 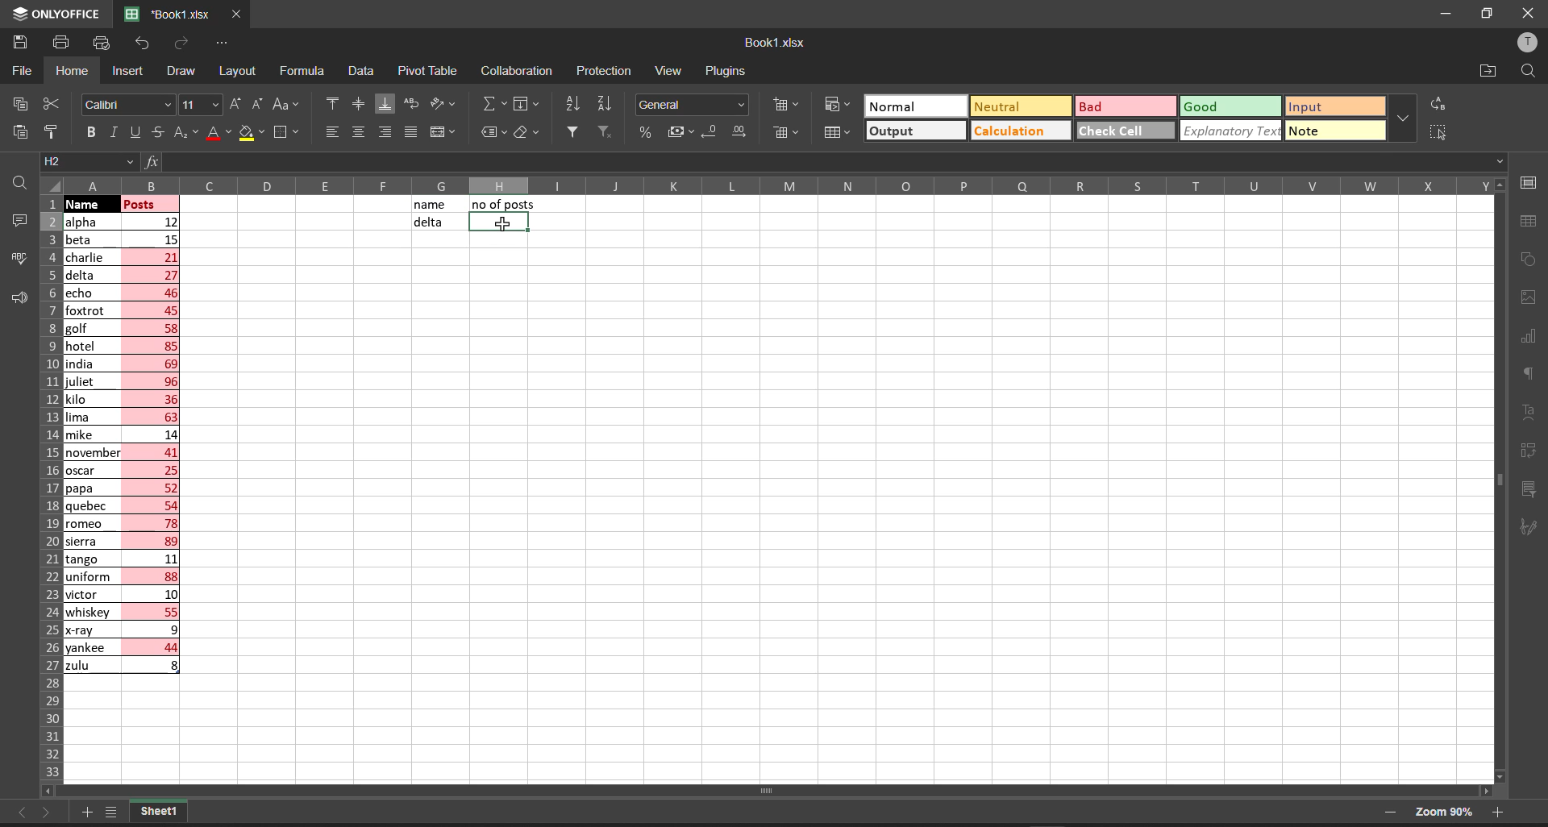 I want to click on check cell, so click(x=1118, y=131).